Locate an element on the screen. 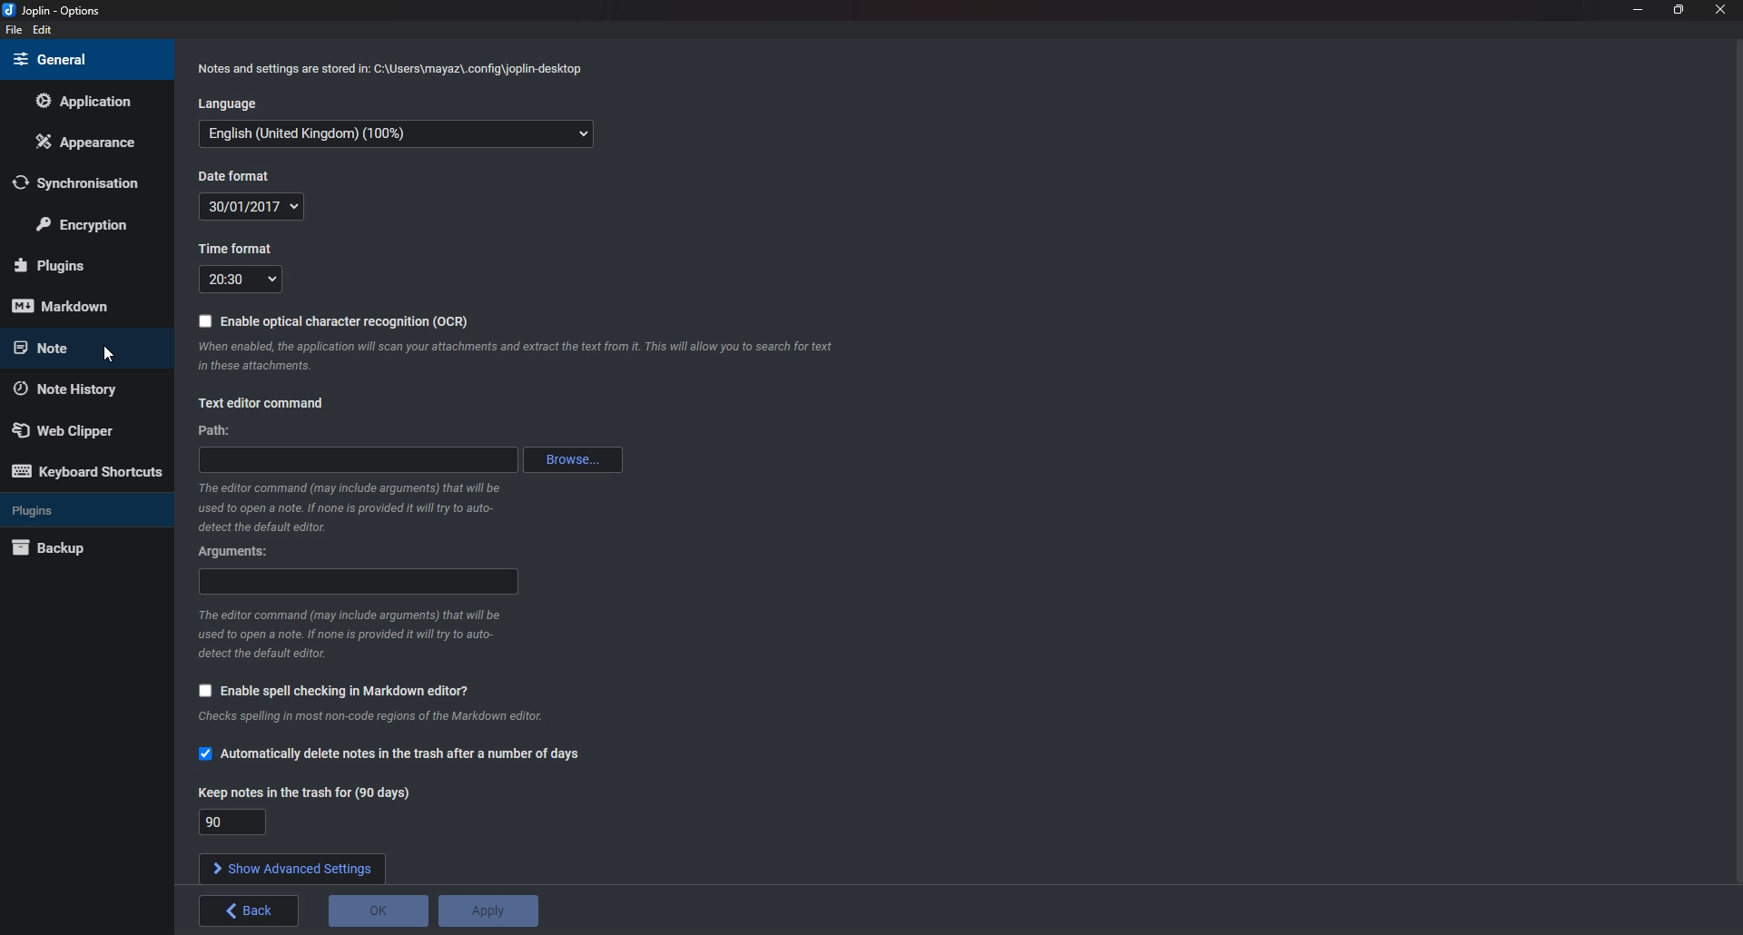 The height and width of the screenshot is (935, 1743). Minimize is located at coordinates (1639, 8).